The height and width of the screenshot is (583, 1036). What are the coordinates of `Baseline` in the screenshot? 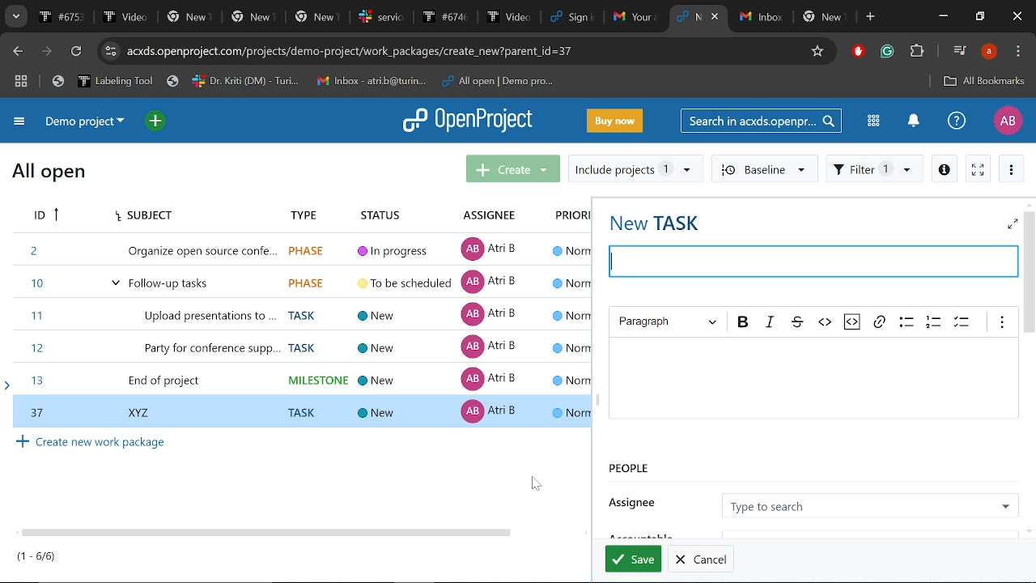 It's located at (763, 168).